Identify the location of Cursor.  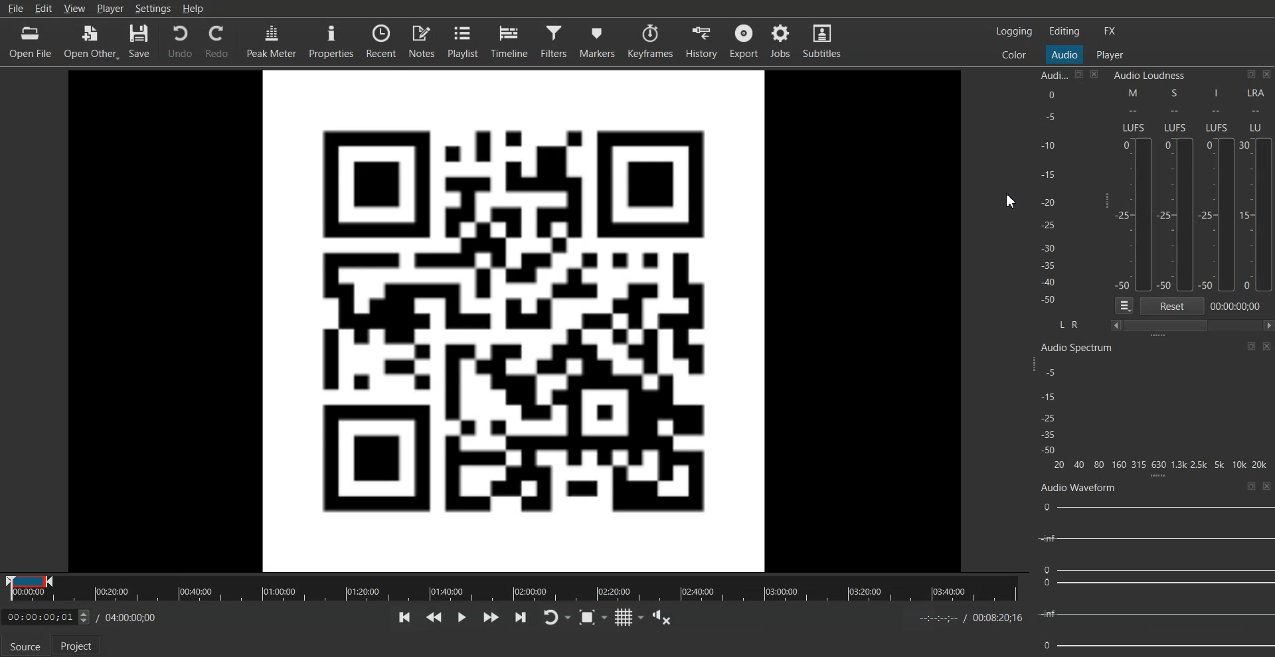
(1011, 200).